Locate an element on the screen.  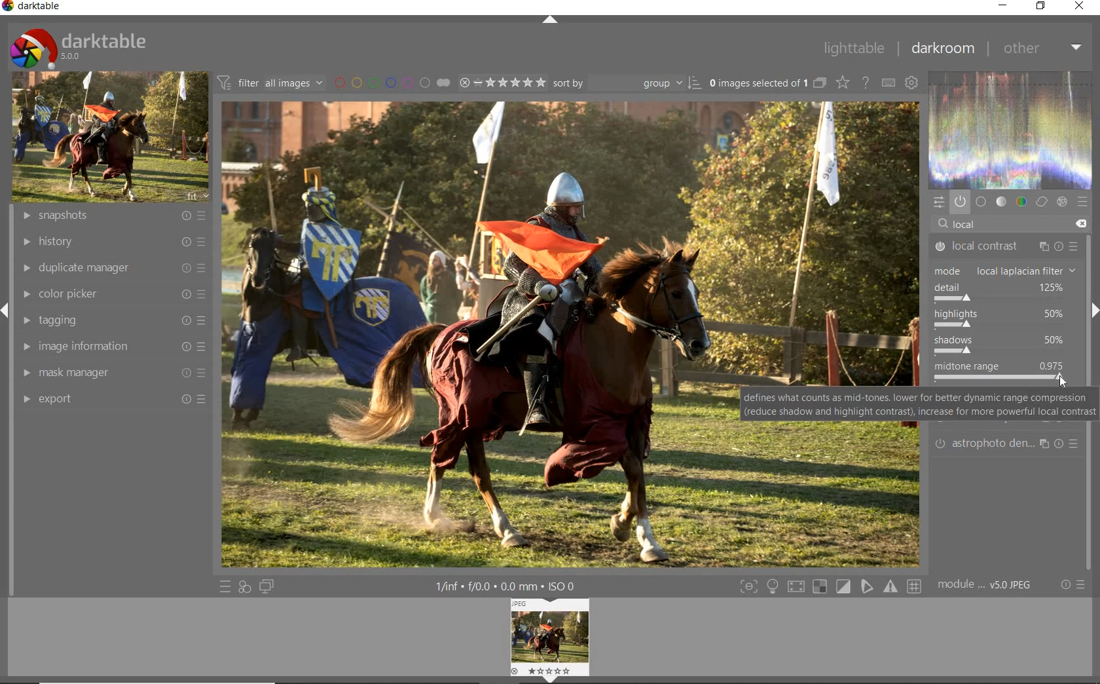
base is located at coordinates (981, 201).